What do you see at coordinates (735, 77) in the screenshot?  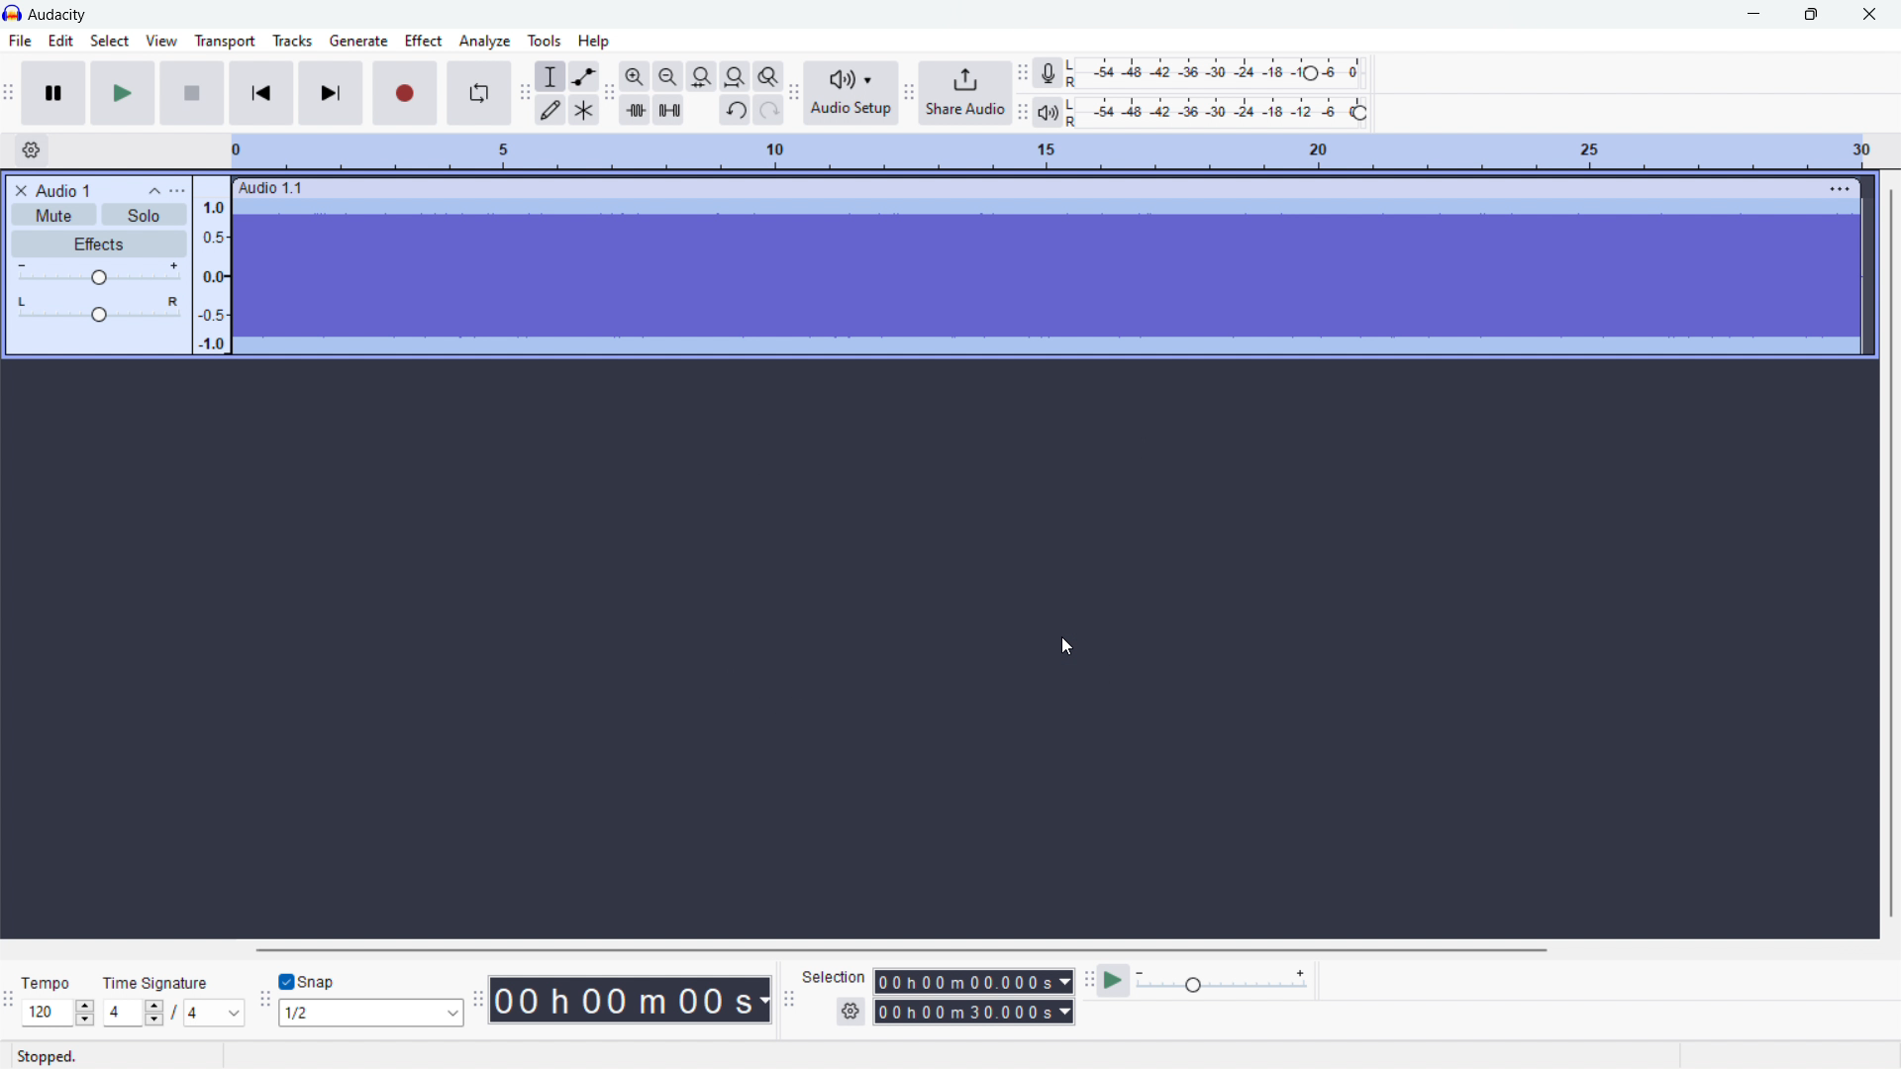 I see `fit project to width` at bounding box center [735, 77].